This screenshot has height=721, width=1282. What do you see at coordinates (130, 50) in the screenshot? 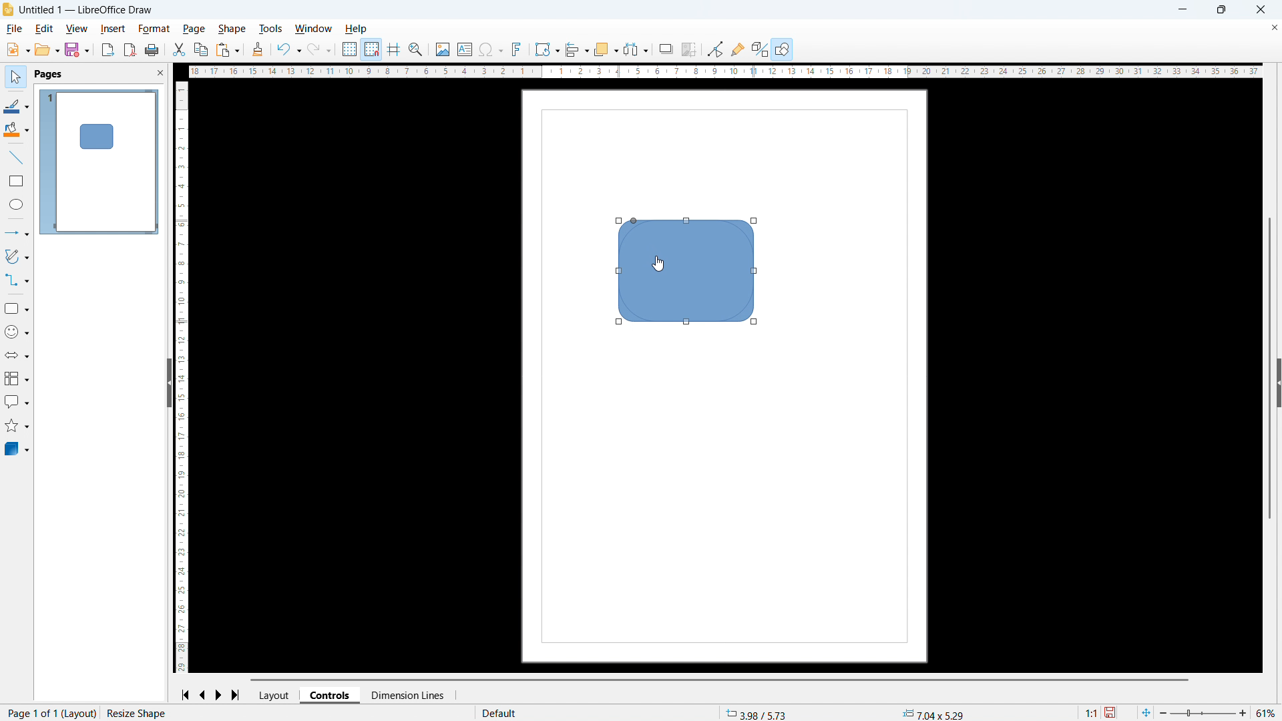
I see `Export as PDF ` at bounding box center [130, 50].